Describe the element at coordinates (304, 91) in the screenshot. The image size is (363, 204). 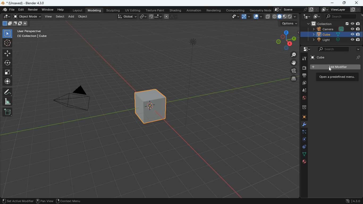
I see `drop` at that location.